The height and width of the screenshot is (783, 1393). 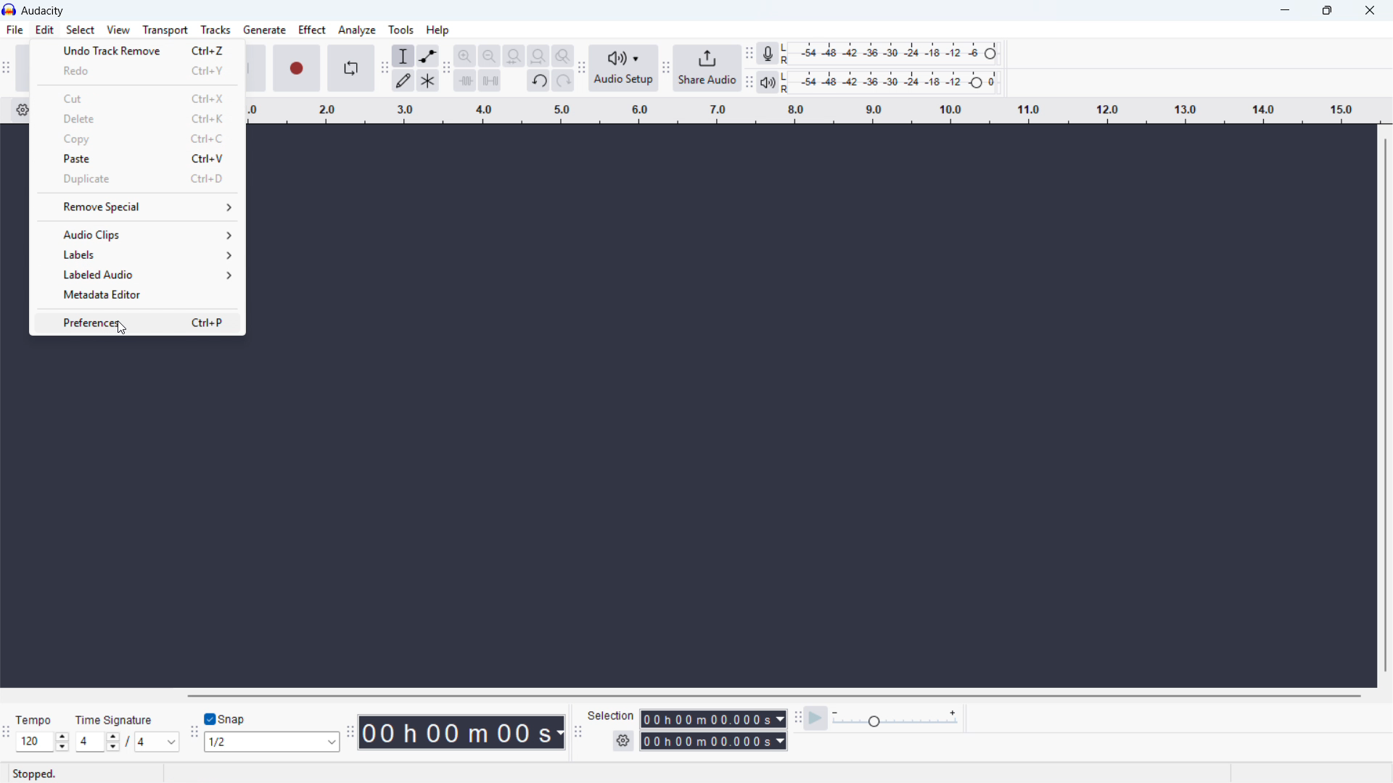 I want to click on start time, so click(x=688, y=718).